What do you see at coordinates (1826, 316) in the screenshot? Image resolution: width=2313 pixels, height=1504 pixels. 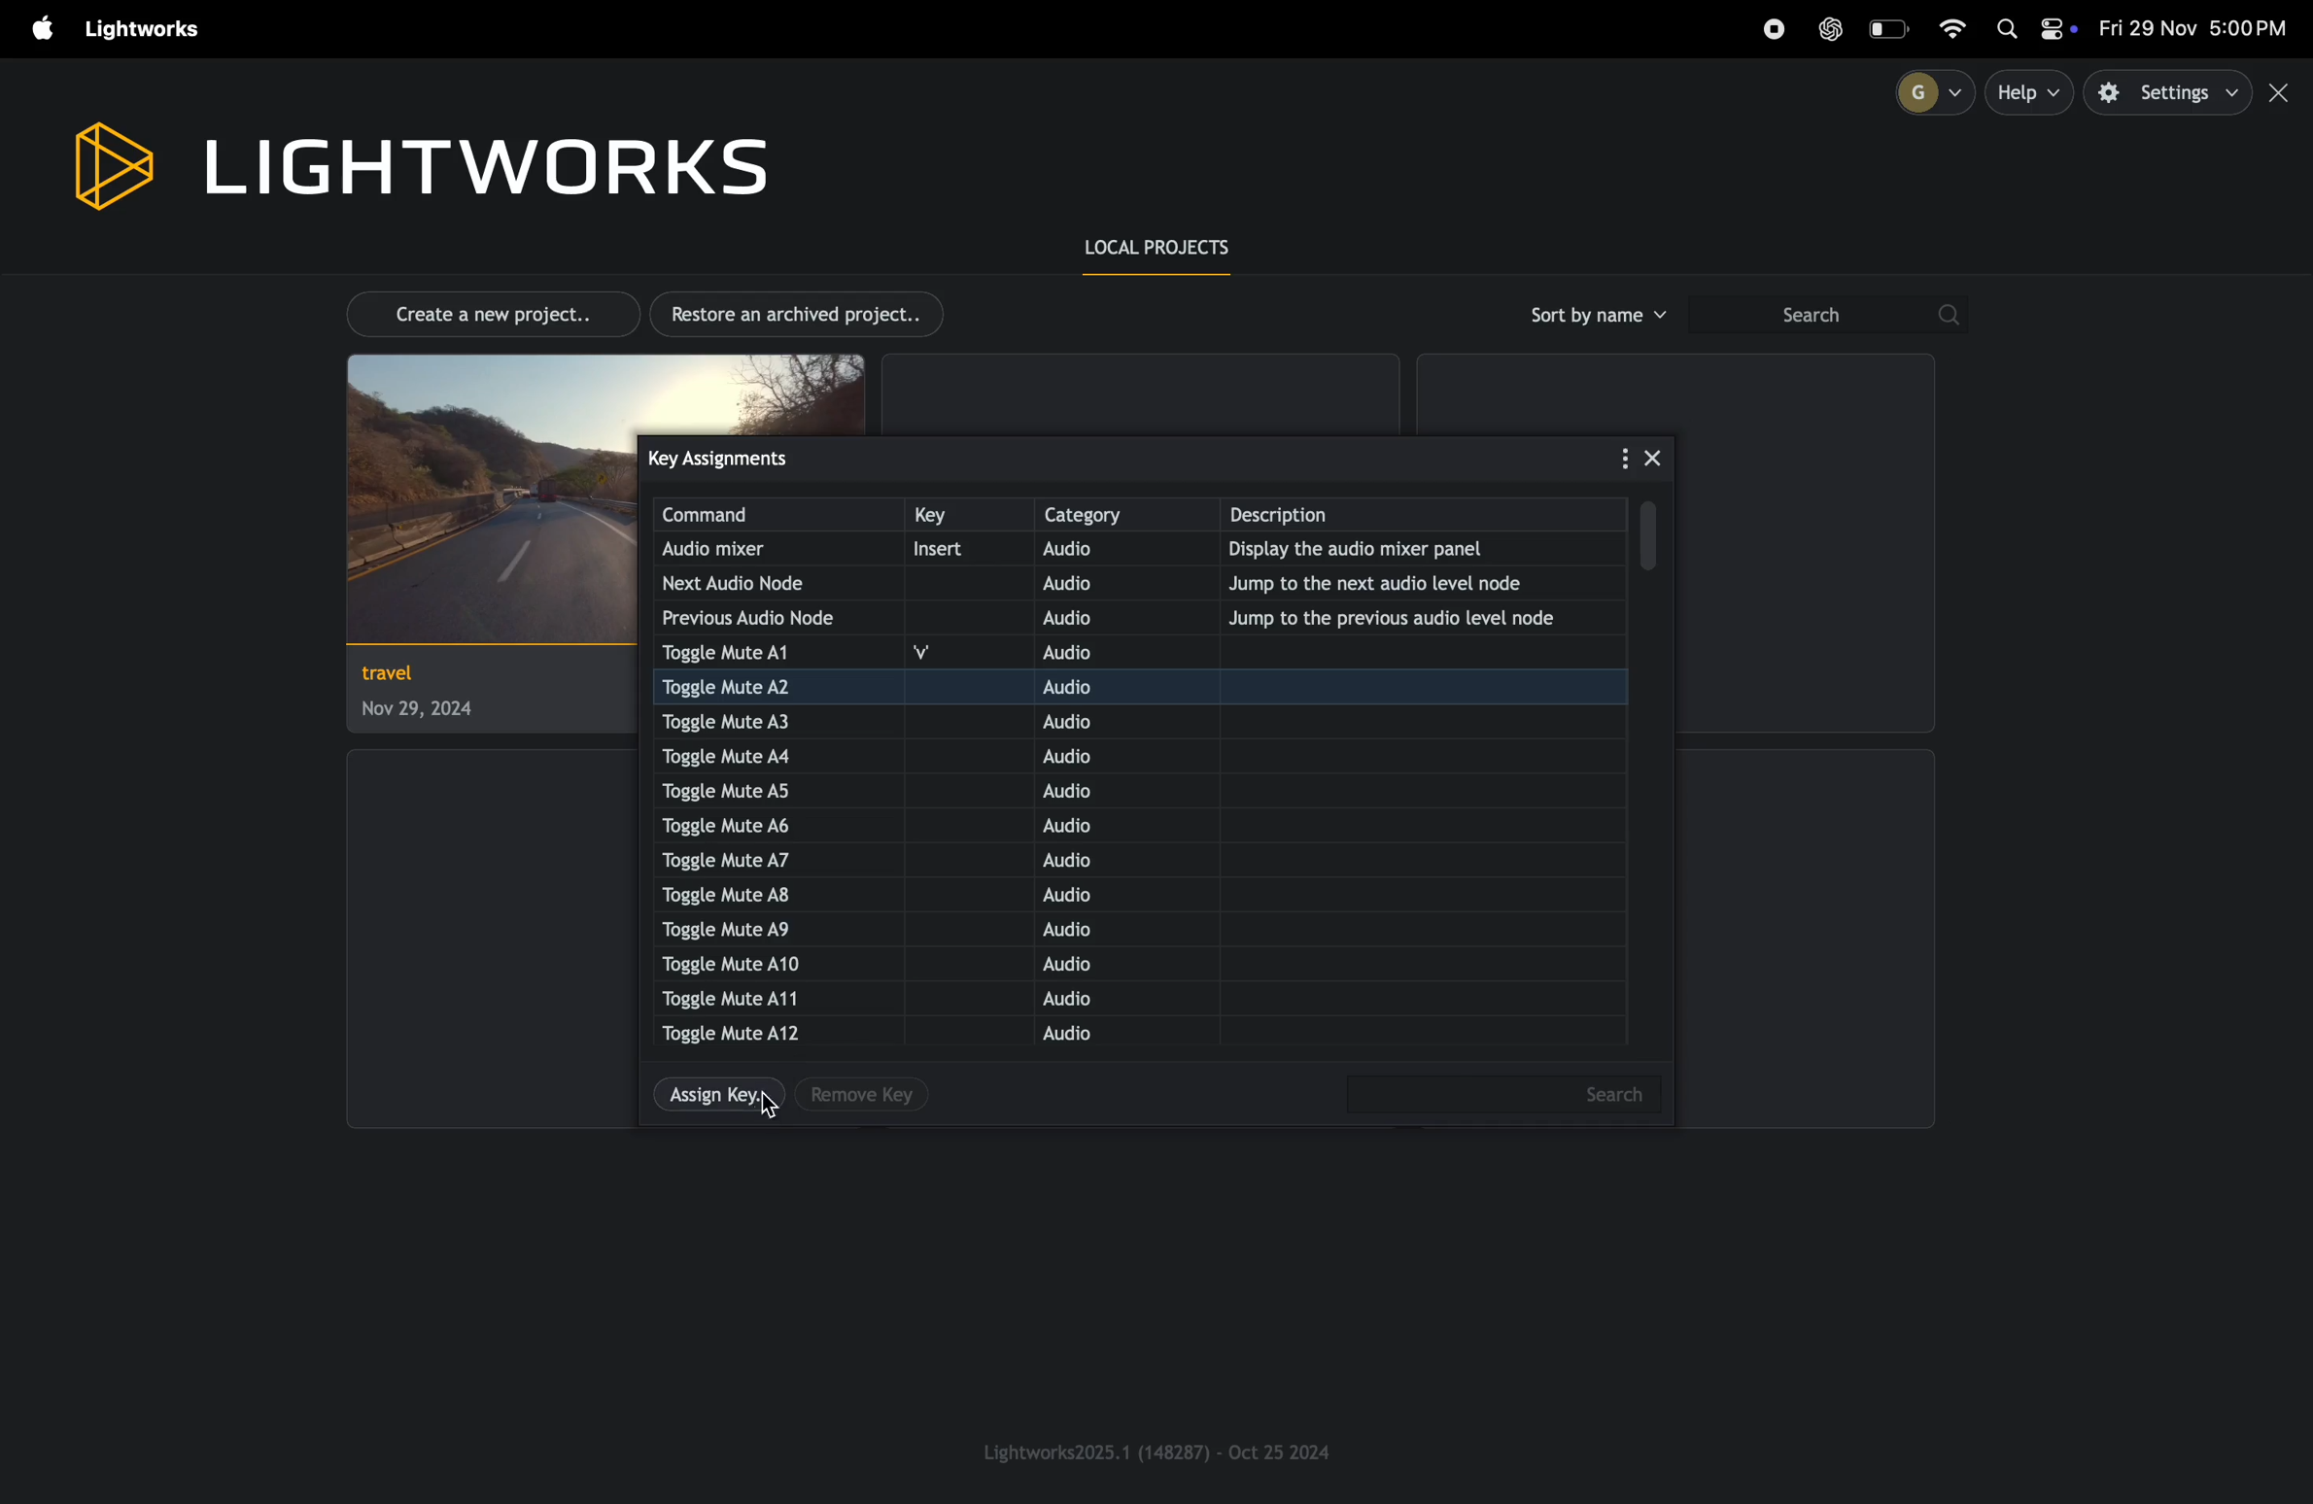 I see `search` at bounding box center [1826, 316].